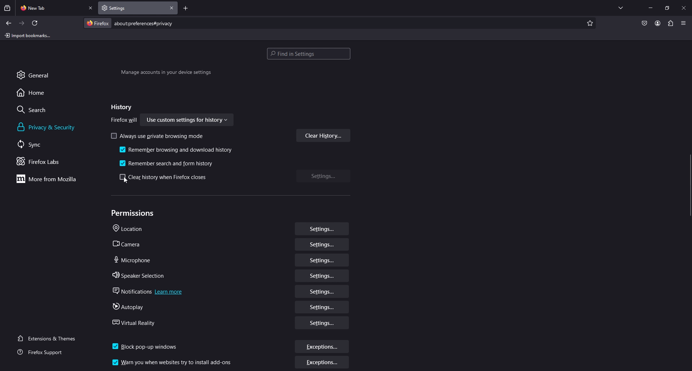  What do you see at coordinates (143, 23) in the screenshot?
I see `search bar: about preferences#privacy` at bounding box center [143, 23].